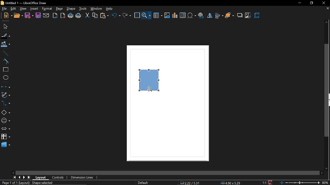  What do you see at coordinates (149, 89) in the screenshot?
I see `zoom tool` at bounding box center [149, 89].